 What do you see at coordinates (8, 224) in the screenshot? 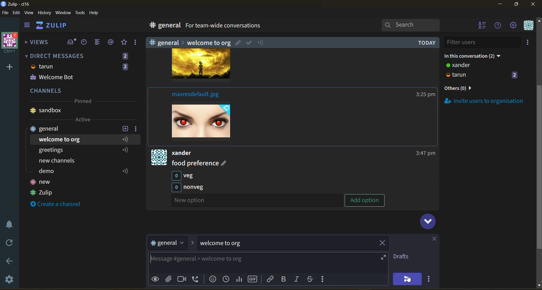
I see `enable do not disturb` at bounding box center [8, 224].